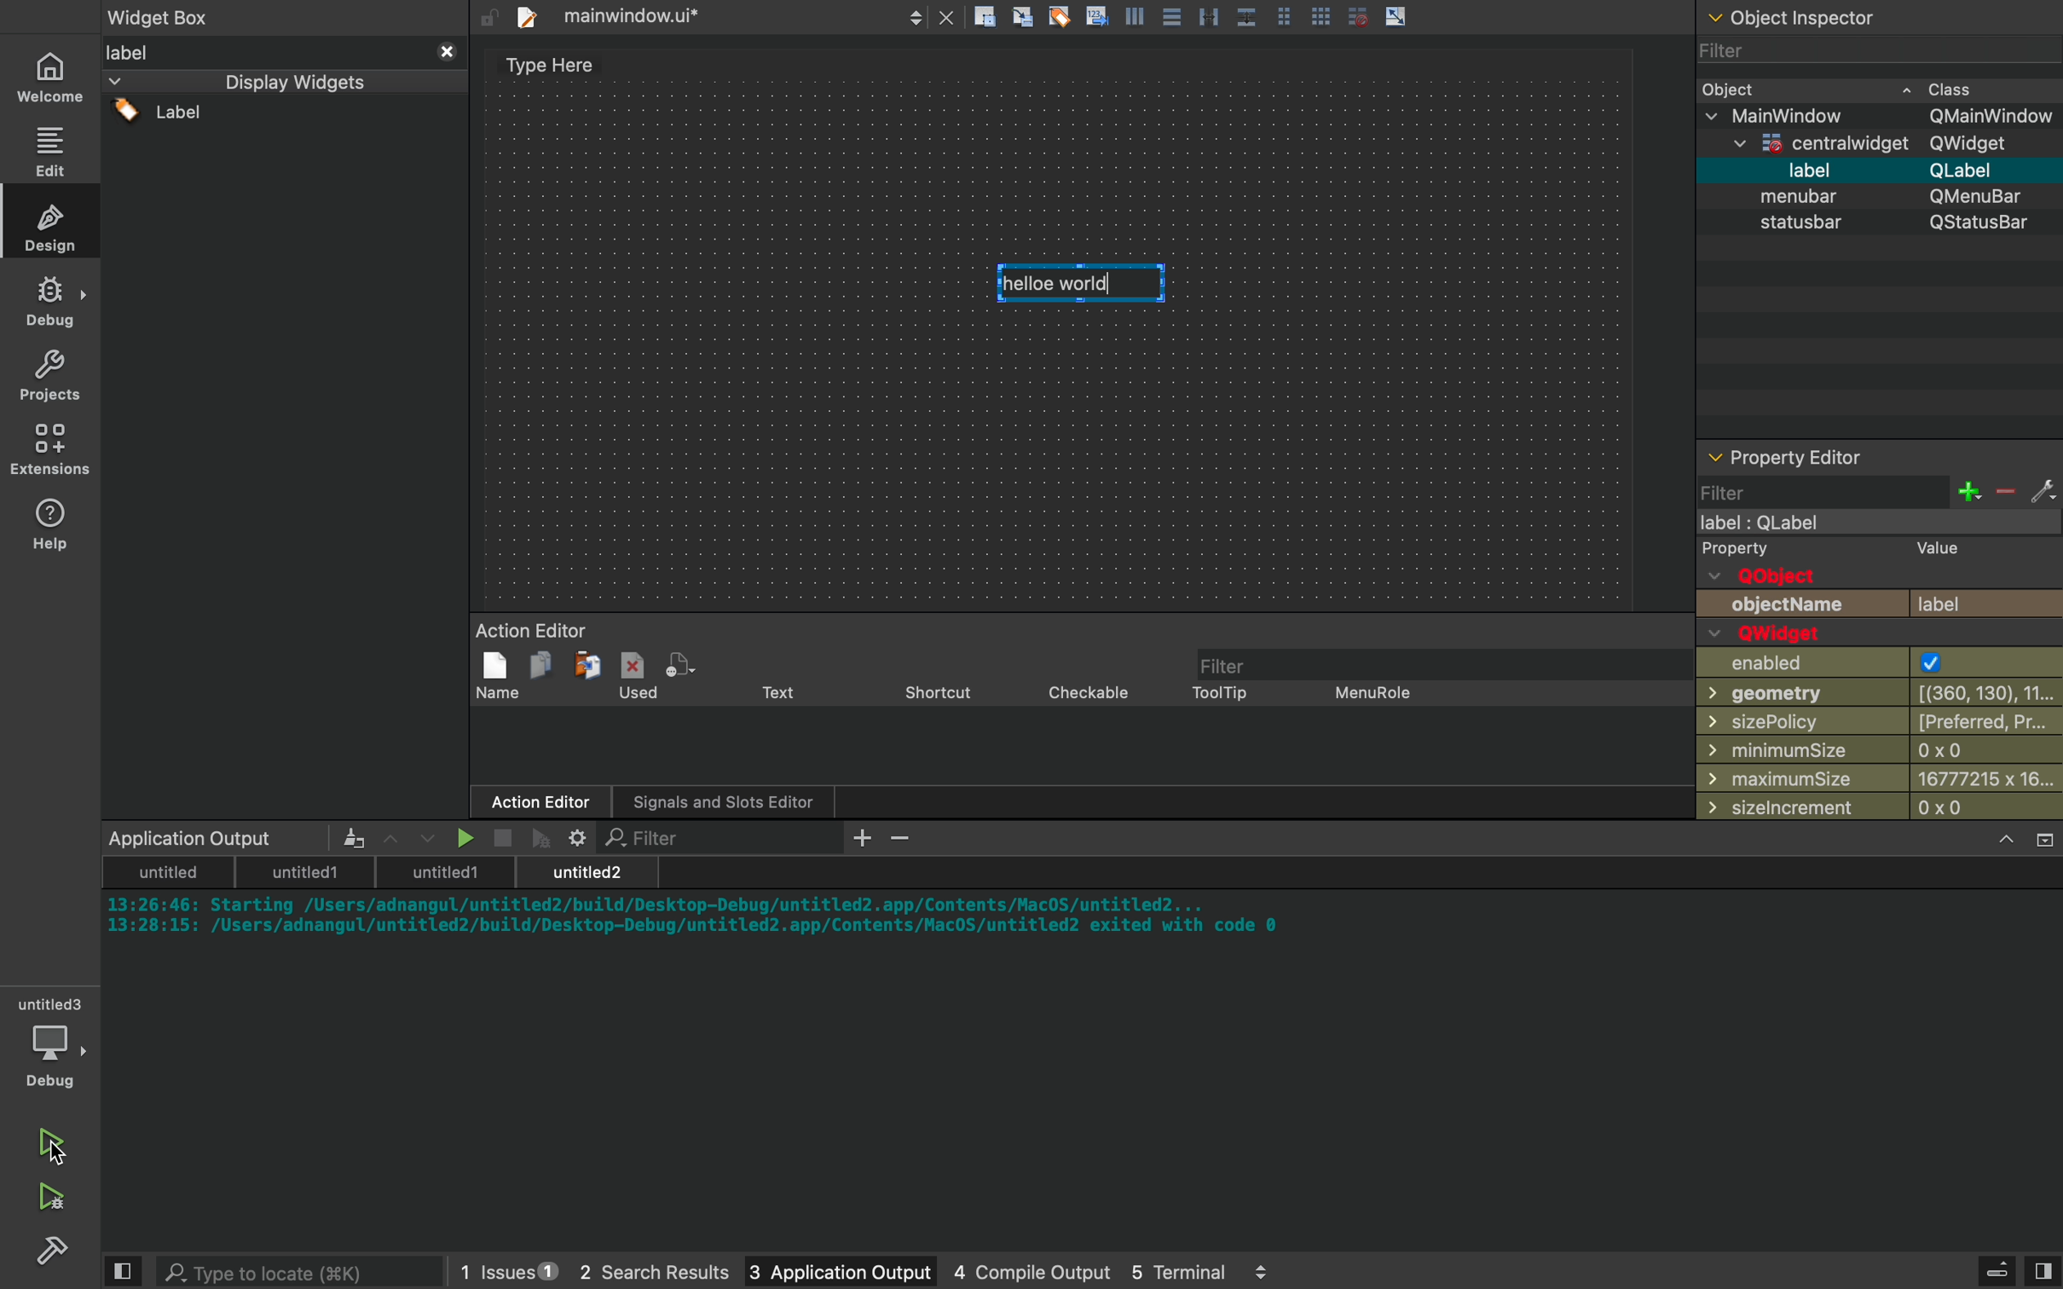  What do you see at coordinates (1882, 633) in the screenshot?
I see `properties of widget` at bounding box center [1882, 633].